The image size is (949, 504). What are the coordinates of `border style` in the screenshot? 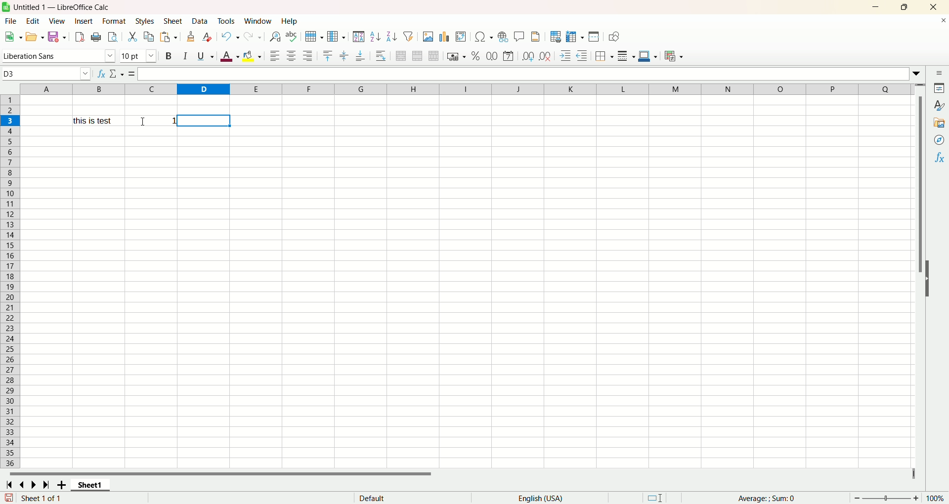 It's located at (627, 55).